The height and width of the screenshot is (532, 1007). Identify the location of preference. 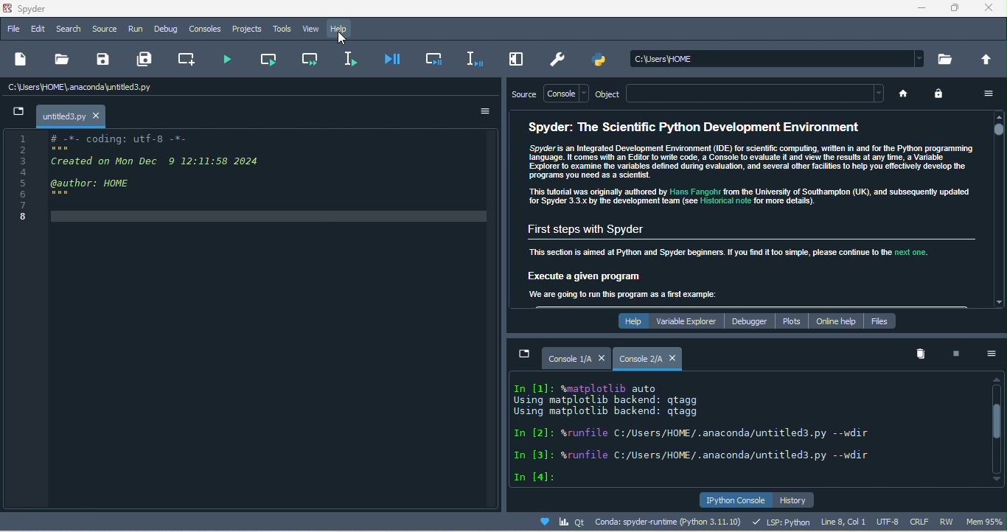
(560, 59).